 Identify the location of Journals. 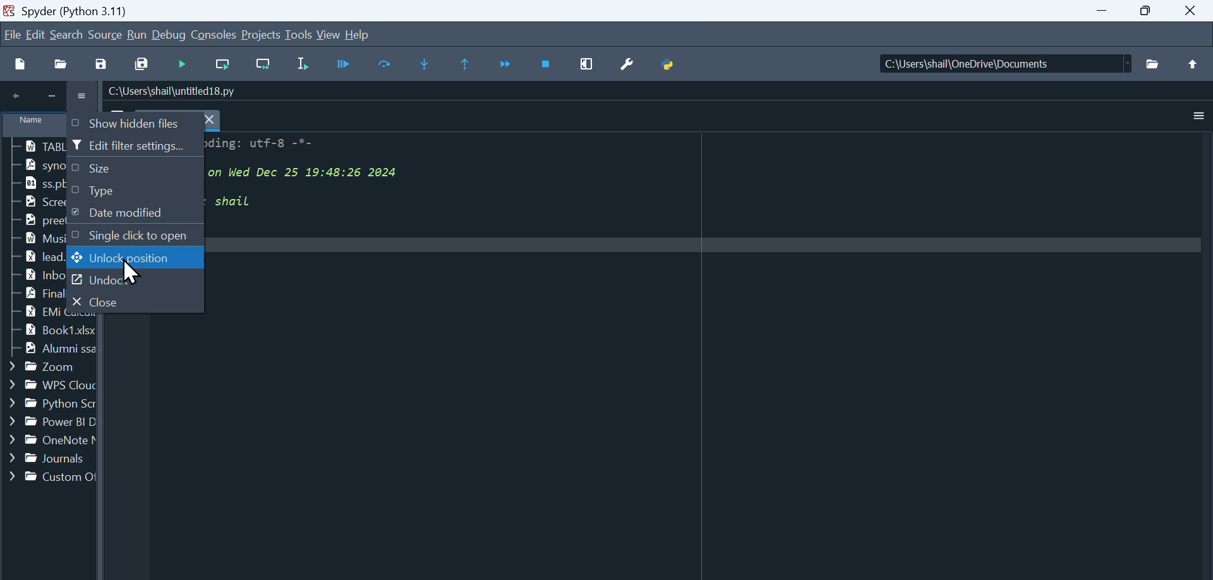
(48, 459).